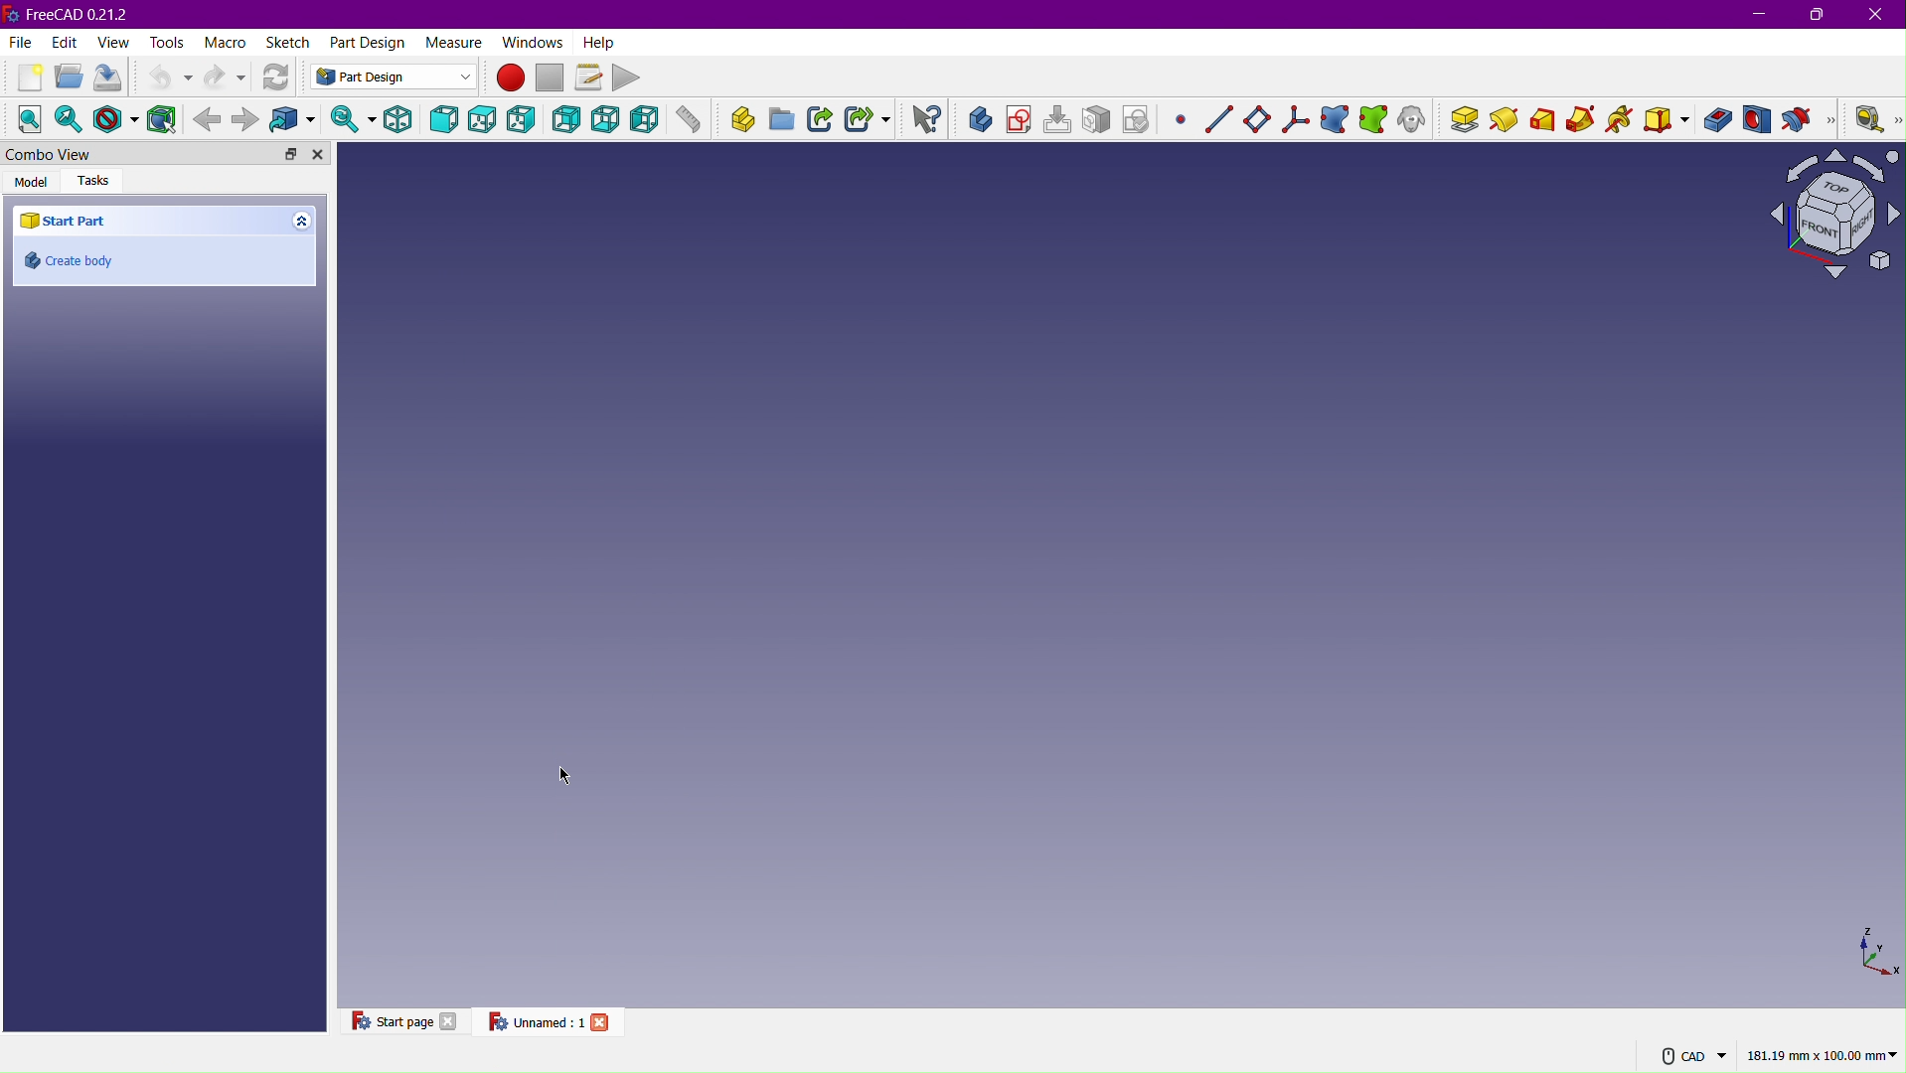  I want to click on Edit Sketch, so click(1060, 117).